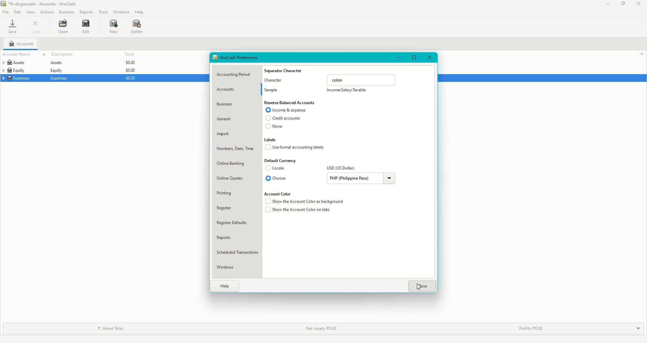 The height and width of the screenshot is (343, 647). I want to click on Accounts, so click(229, 90).